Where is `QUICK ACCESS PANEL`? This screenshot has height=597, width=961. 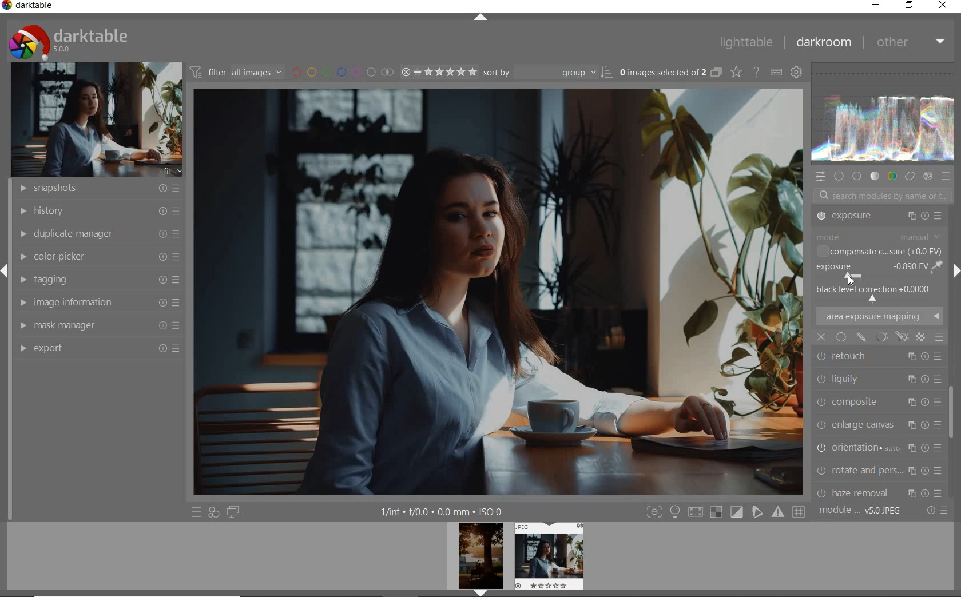 QUICK ACCESS PANEL is located at coordinates (820, 177).